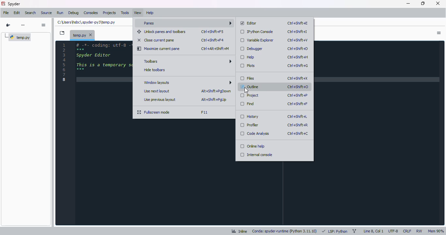  I want to click on minimize, so click(408, 4).